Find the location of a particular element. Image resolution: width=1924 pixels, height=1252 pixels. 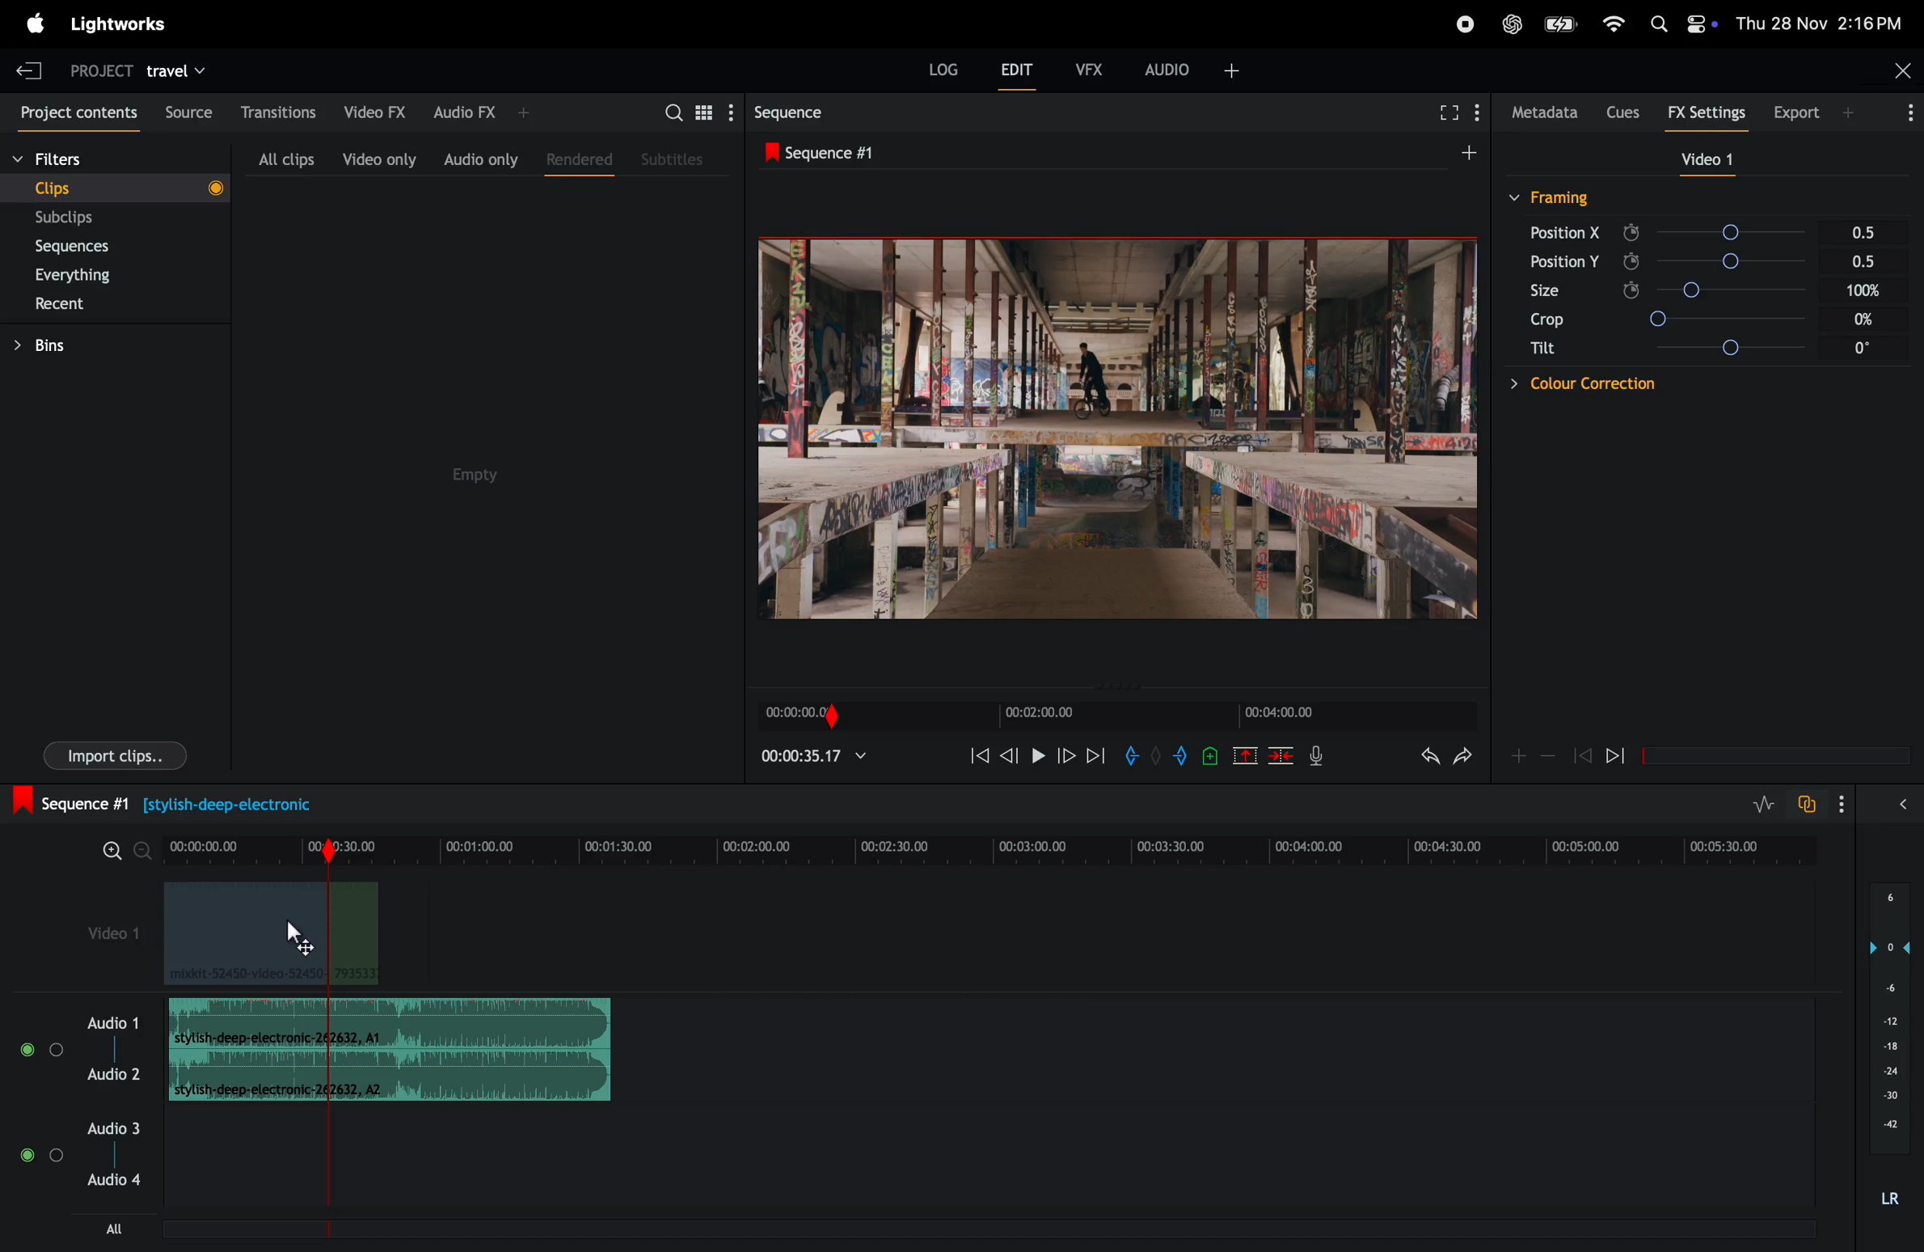

travel is located at coordinates (176, 70).